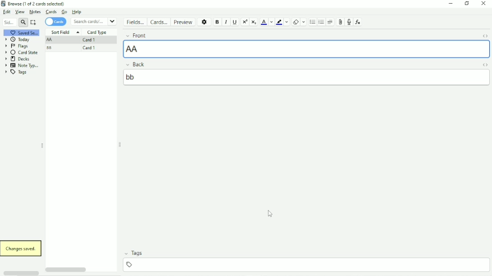  What do you see at coordinates (65, 12) in the screenshot?
I see `Go` at bounding box center [65, 12].